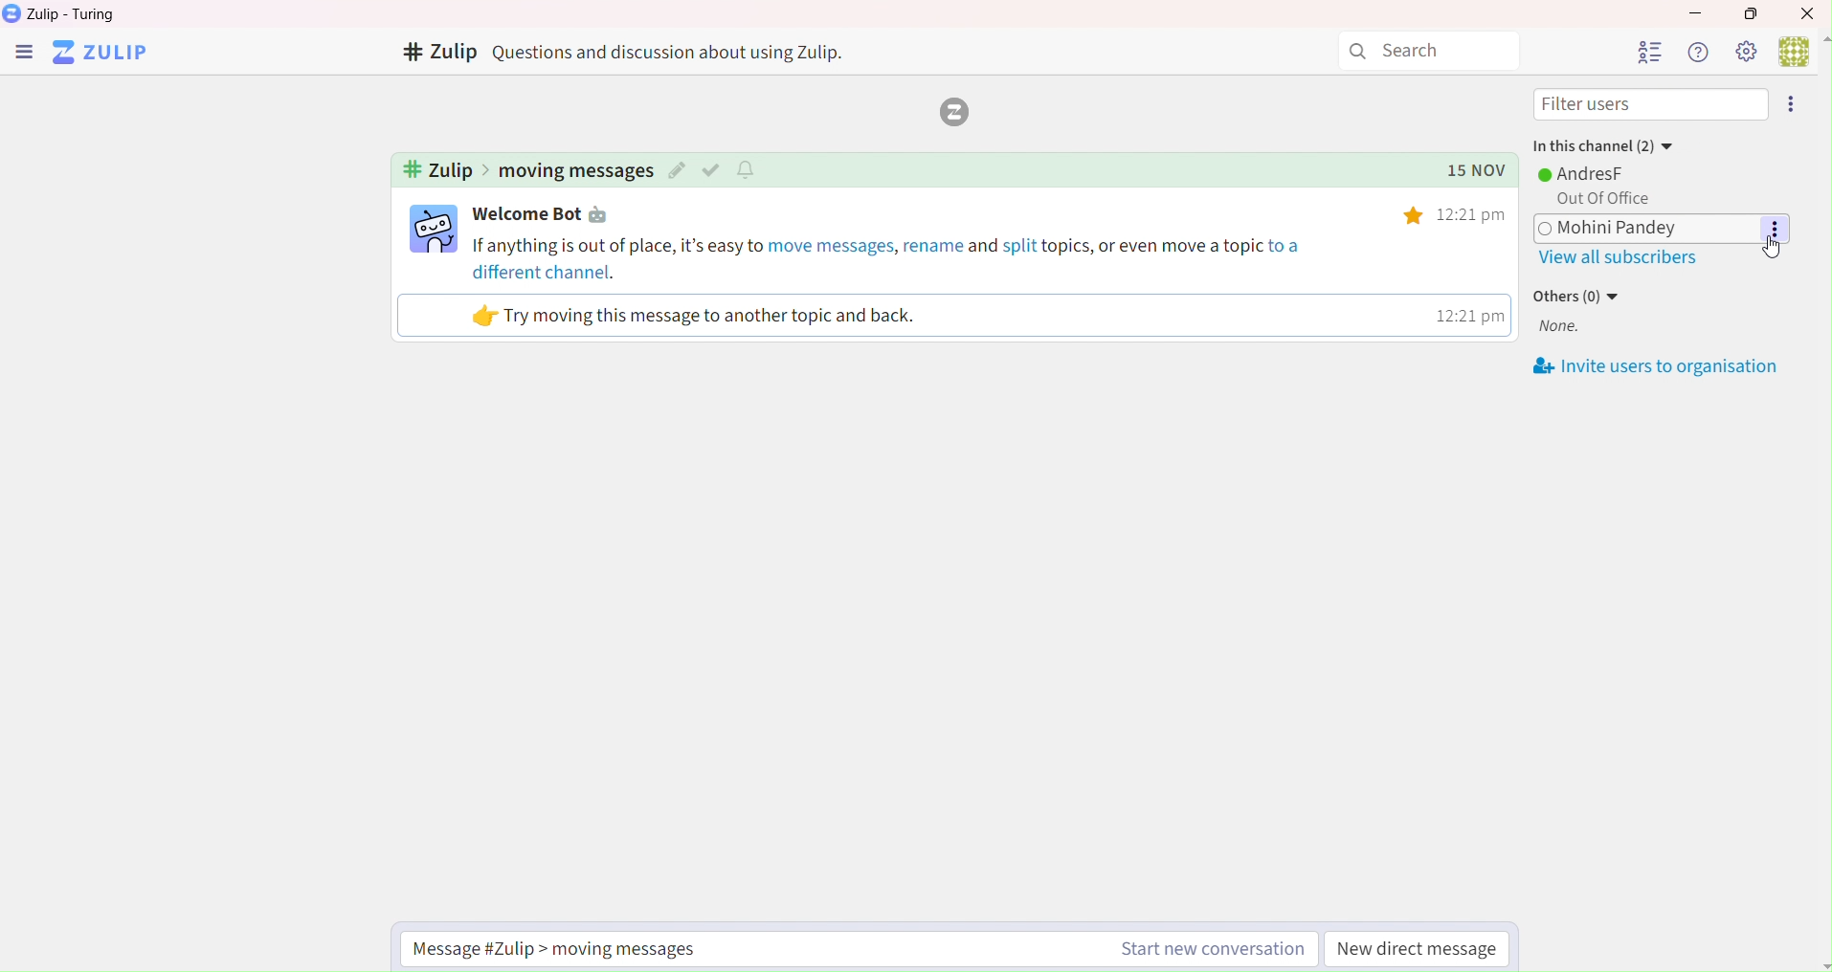 The width and height of the screenshot is (1832, 972). Describe the element at coordinates (1429, 52) in the screenshot. I see `Search` at that location.